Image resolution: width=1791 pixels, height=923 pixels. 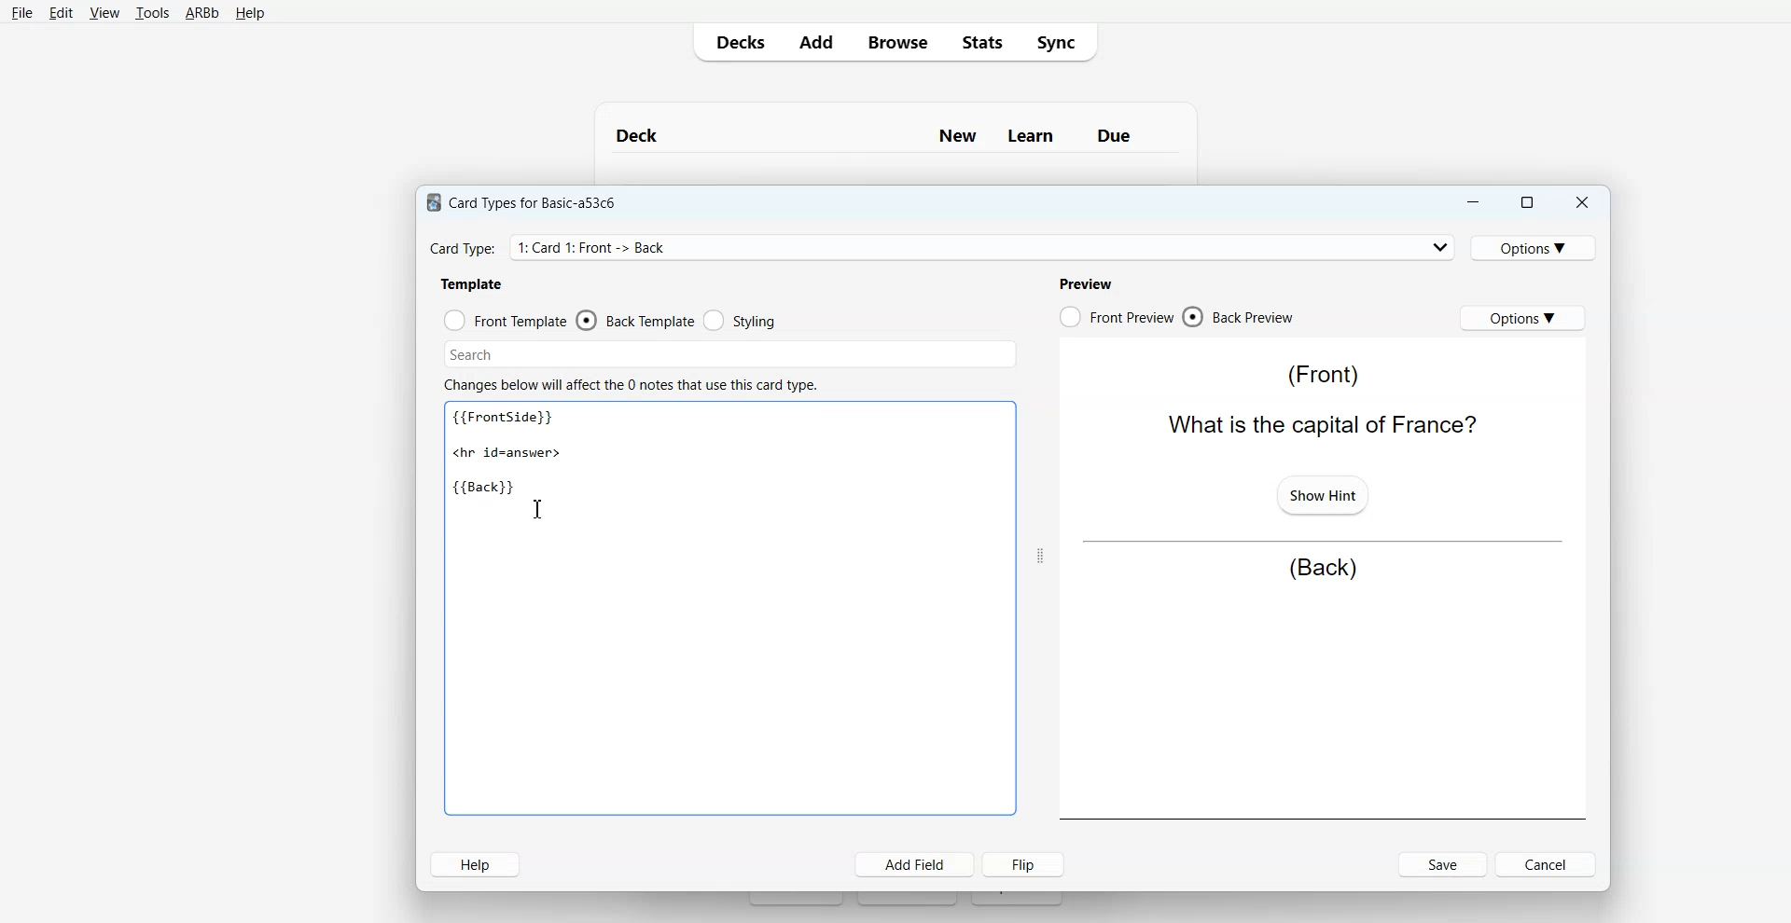 I want to click on Card Type, so click(x=943, y=247).